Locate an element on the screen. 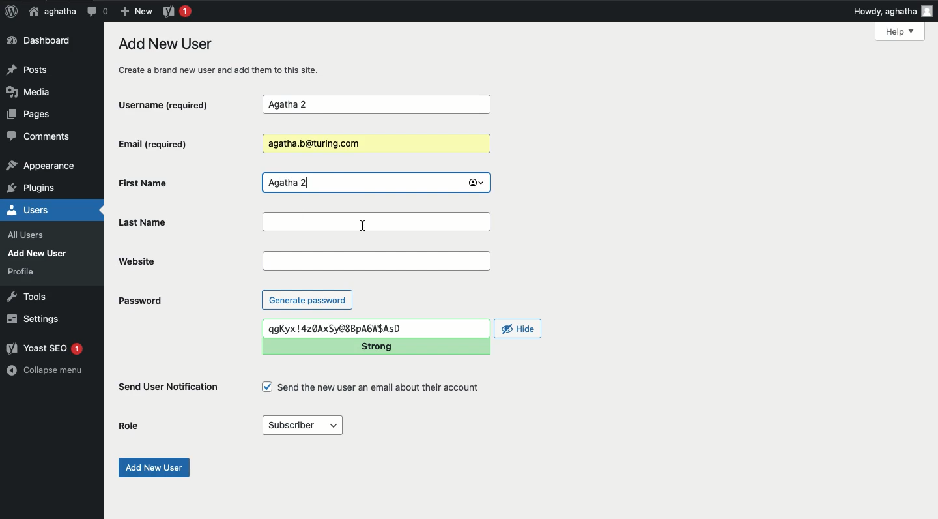  Username (required) is located at coordinates (175, 104).